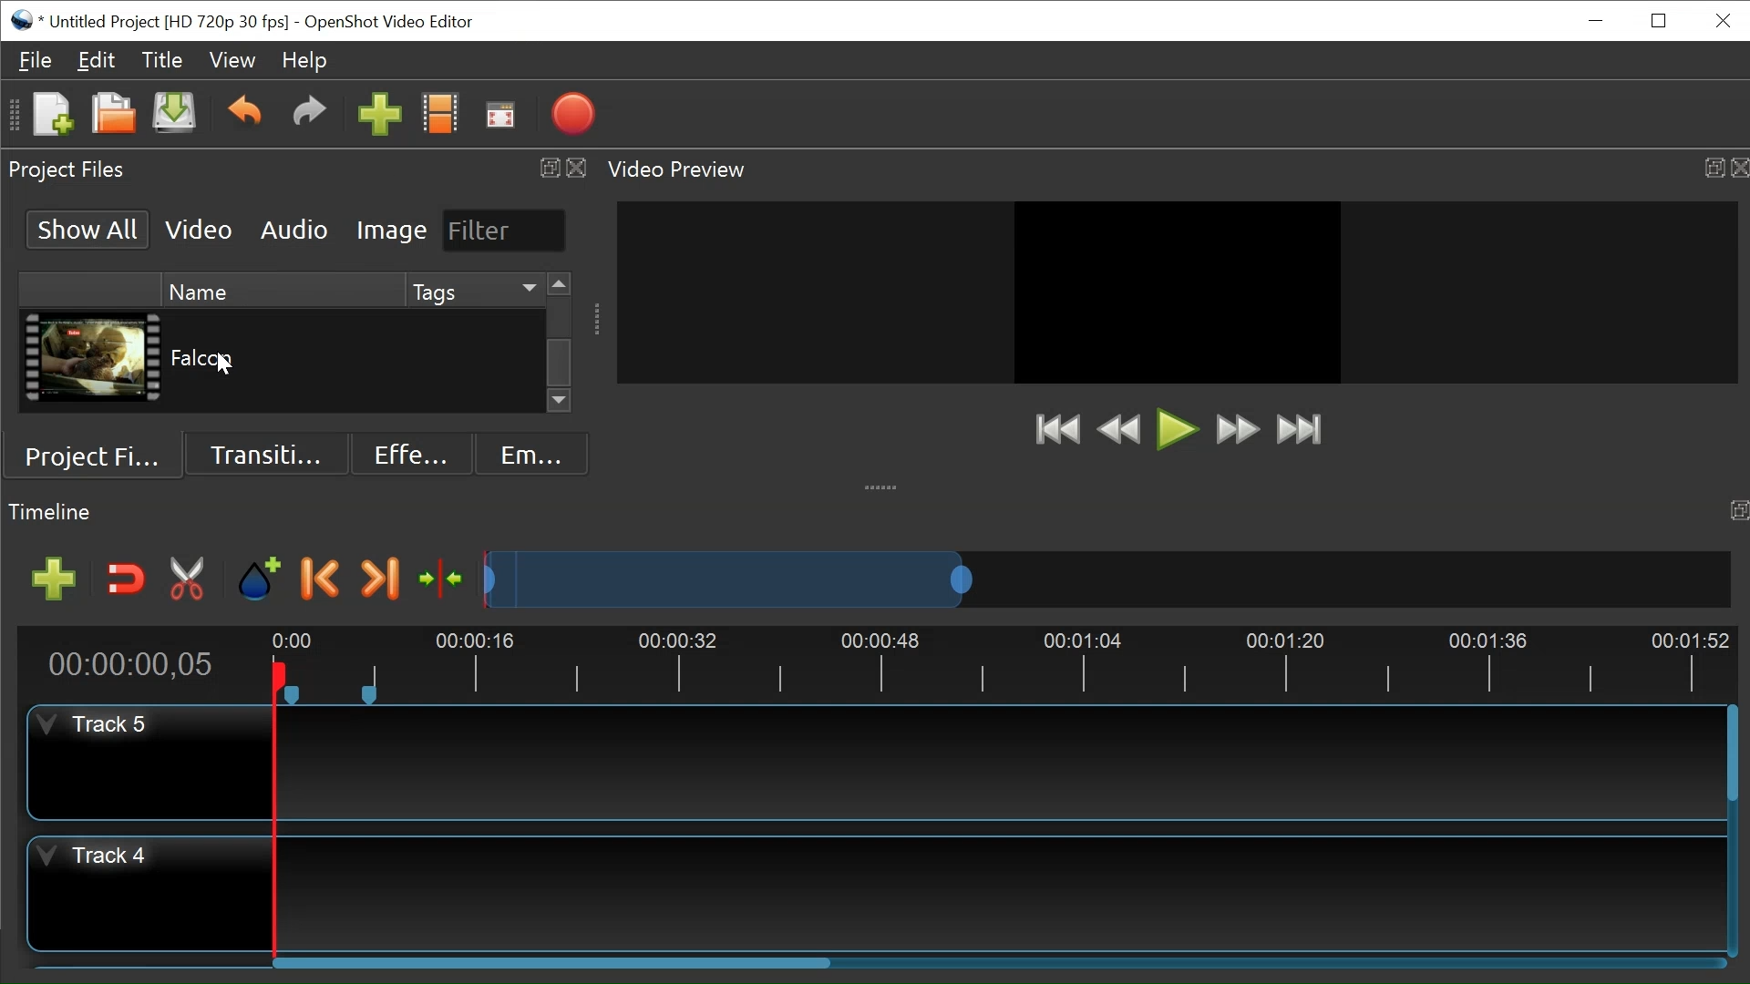 This screenshot has height=984, width=1750. I want to click on Scroll down, so click(560, 403).